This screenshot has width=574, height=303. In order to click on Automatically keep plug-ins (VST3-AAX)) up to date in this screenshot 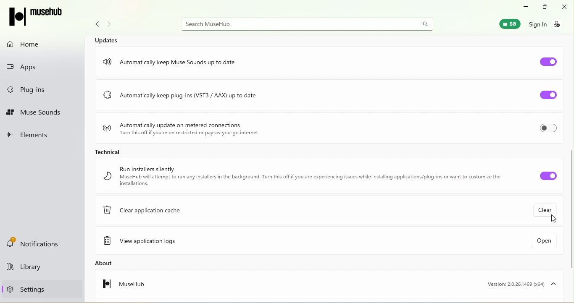, I will do `click(203, 97)`.